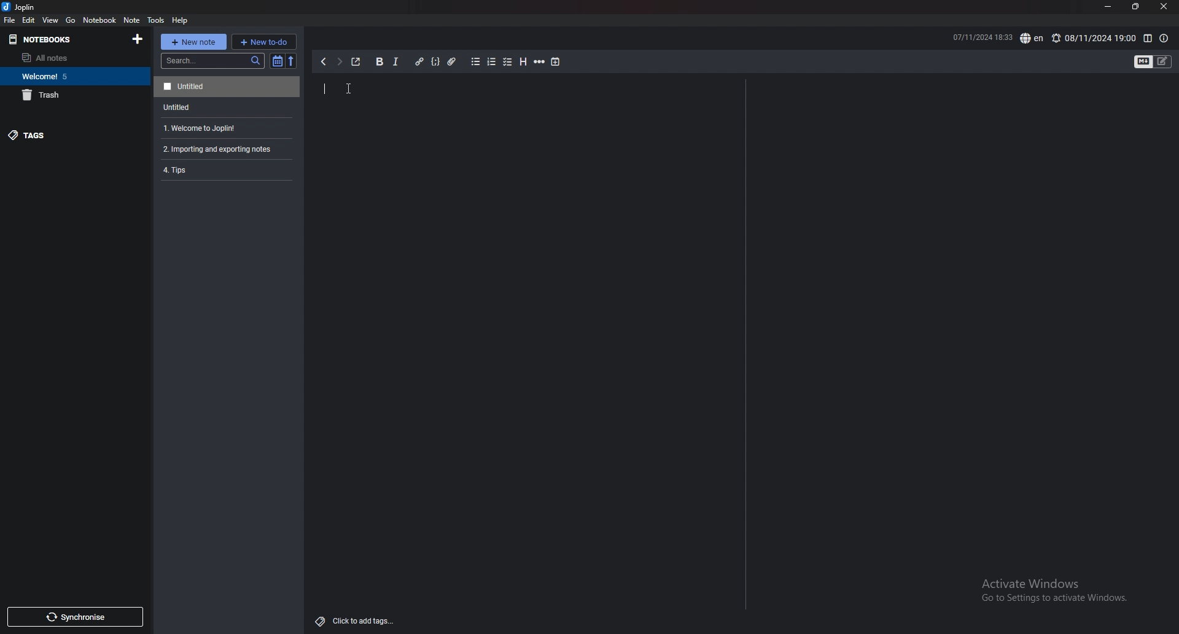 Image resolution: width=1179 pixels, height=634 pixels. Describe the element at coordinates (539, 62) in the screenshot. I see `horizontal rule` at that location.